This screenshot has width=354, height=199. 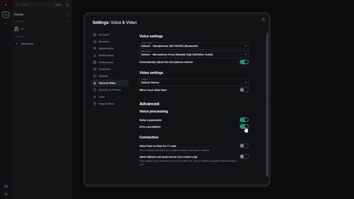 What do you see at coordinates (104, 62) in the screenshot?
I see `preferences` at bounding box center [104, 62].